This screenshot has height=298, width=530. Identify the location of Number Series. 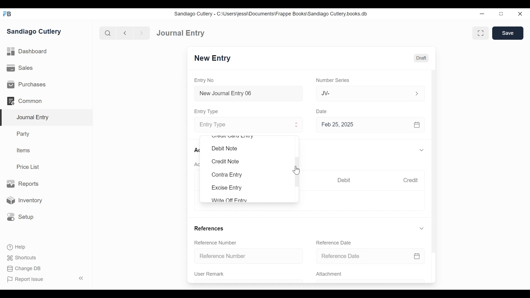
(334, 80).